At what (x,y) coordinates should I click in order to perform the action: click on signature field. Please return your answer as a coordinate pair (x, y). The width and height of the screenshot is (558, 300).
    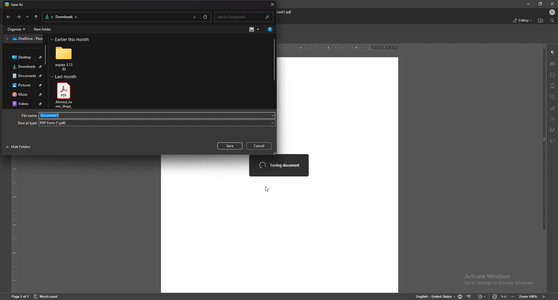
    Looking at the image, I should click on (553, 129).